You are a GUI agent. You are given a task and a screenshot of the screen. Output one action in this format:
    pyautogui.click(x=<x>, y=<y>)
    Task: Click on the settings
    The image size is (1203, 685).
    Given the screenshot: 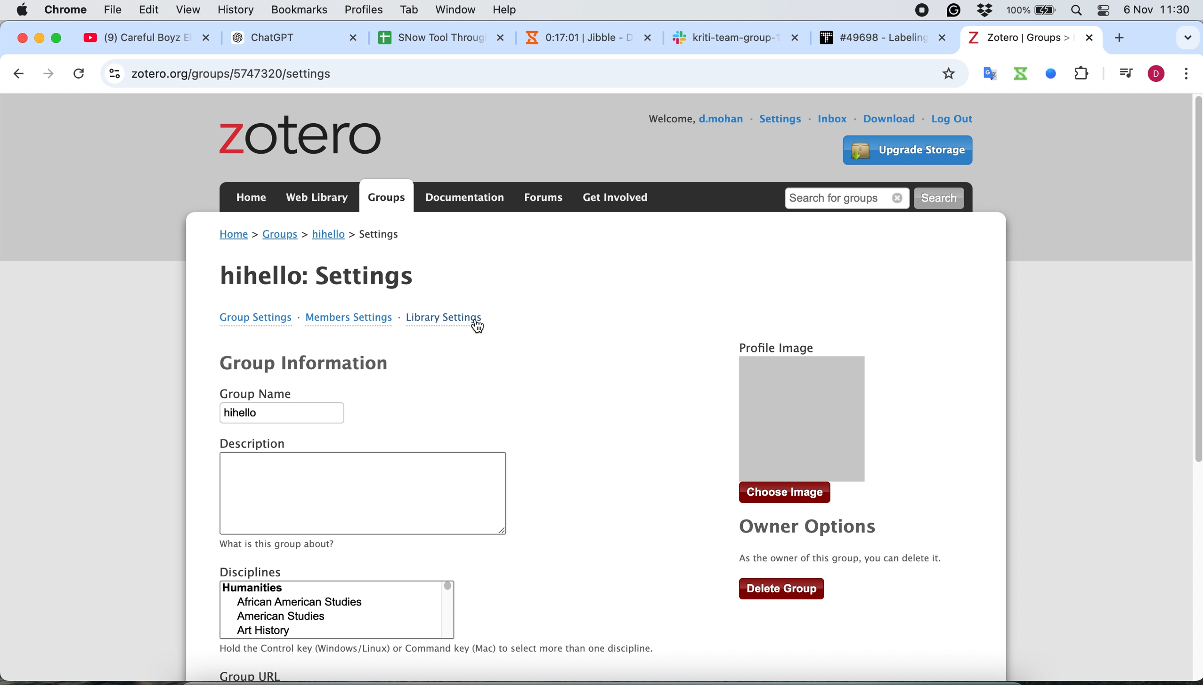 What is the action you would take?
    pyautogui.click(x=781, y=116)
    